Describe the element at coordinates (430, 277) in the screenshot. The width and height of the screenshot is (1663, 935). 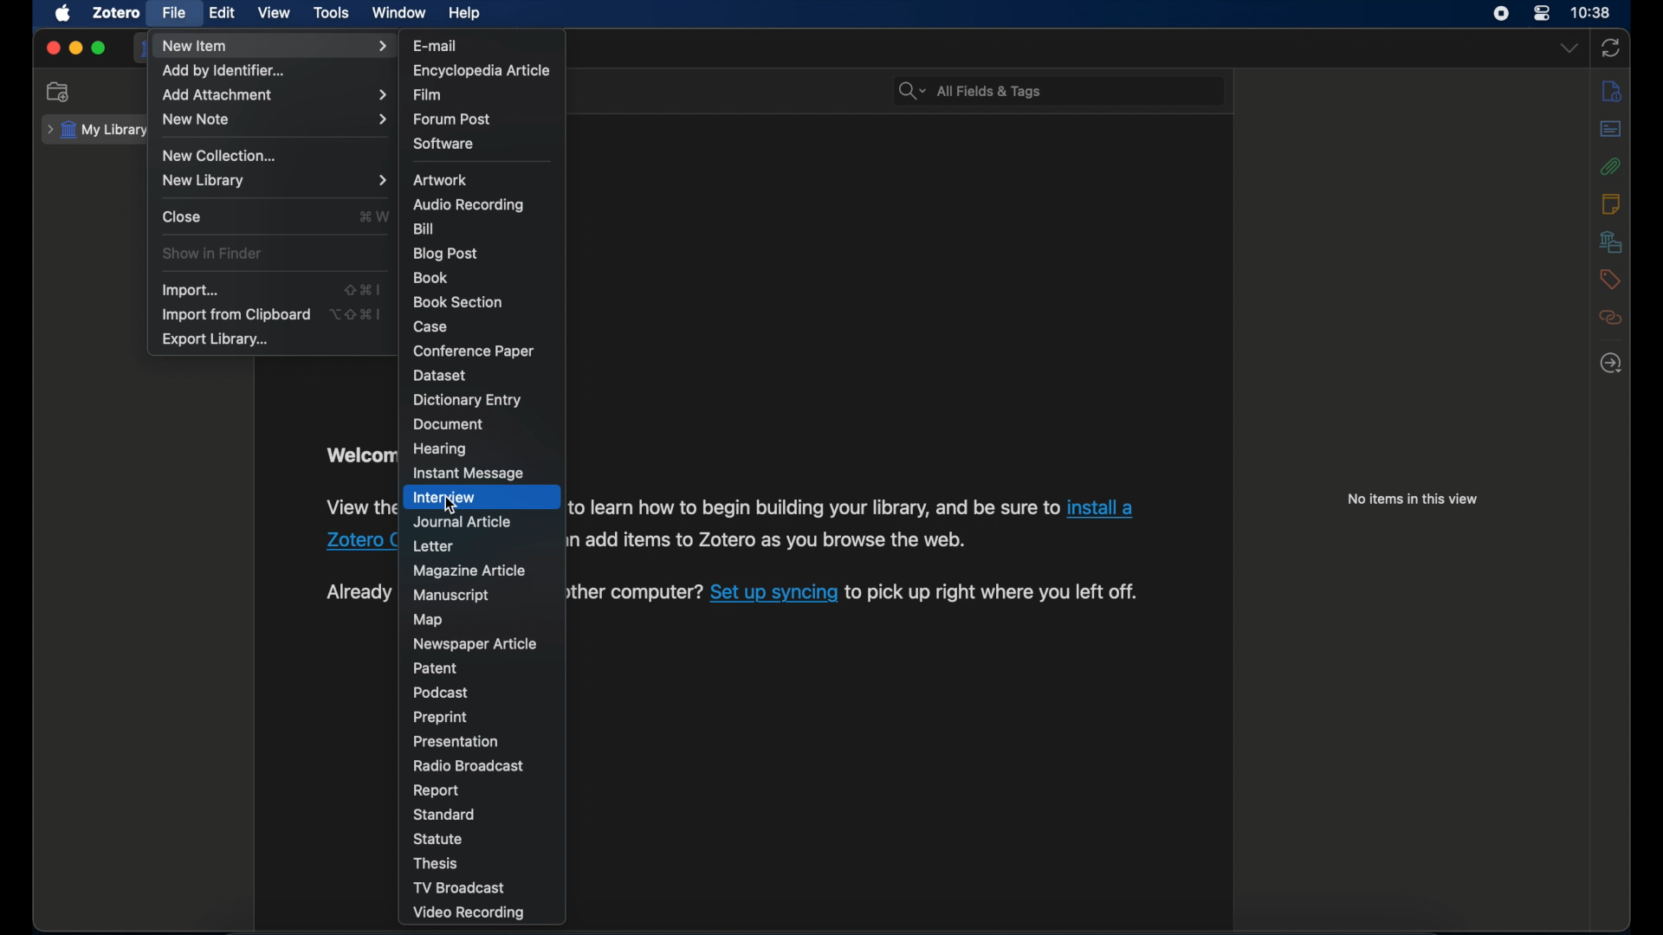
I see `book` at that location.